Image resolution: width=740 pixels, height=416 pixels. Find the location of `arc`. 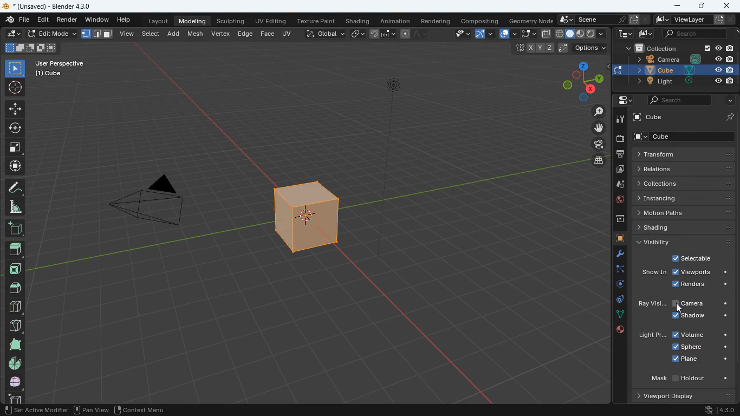

arc is located at coordinates (484, 35).